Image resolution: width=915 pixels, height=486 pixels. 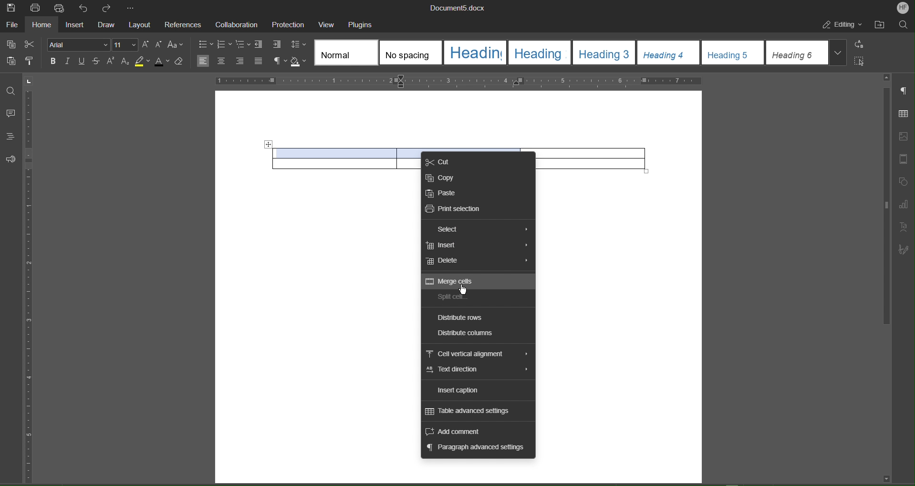 I want to click on Decrease Indent, so click(x=260, y=45).